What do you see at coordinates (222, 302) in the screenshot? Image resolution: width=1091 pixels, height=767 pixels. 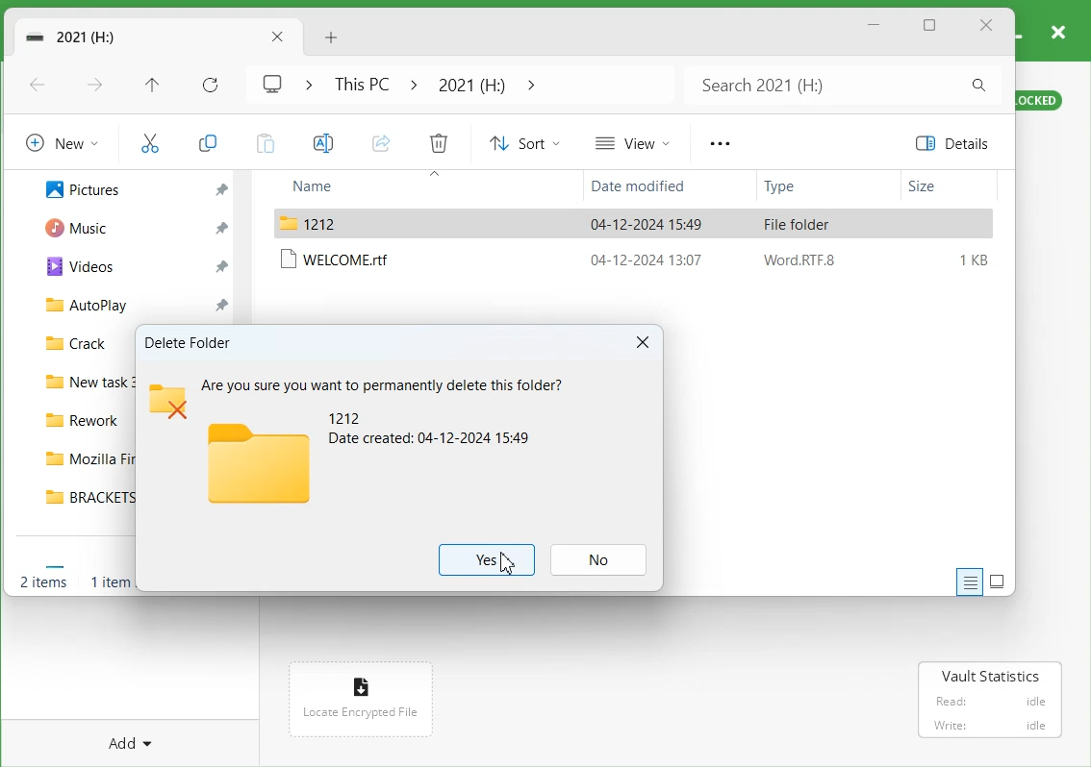 I see `Pin a file` at bounding box center [222, 302].